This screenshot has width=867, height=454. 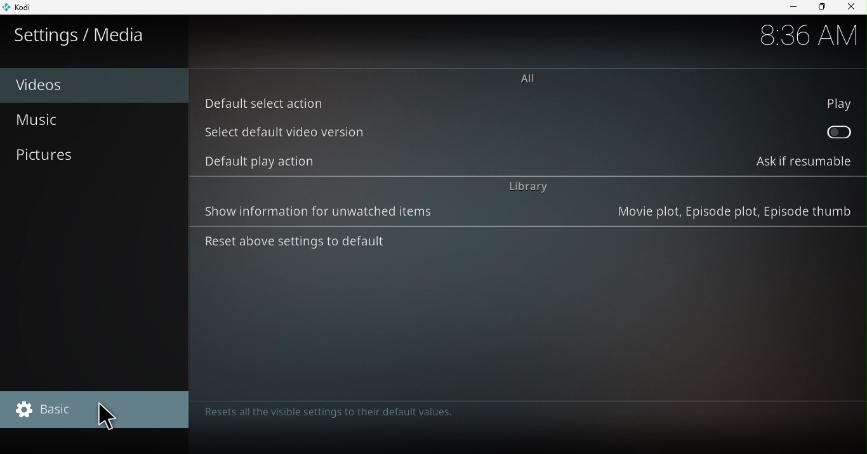 I want to click on All, so click(x=531, y=79).